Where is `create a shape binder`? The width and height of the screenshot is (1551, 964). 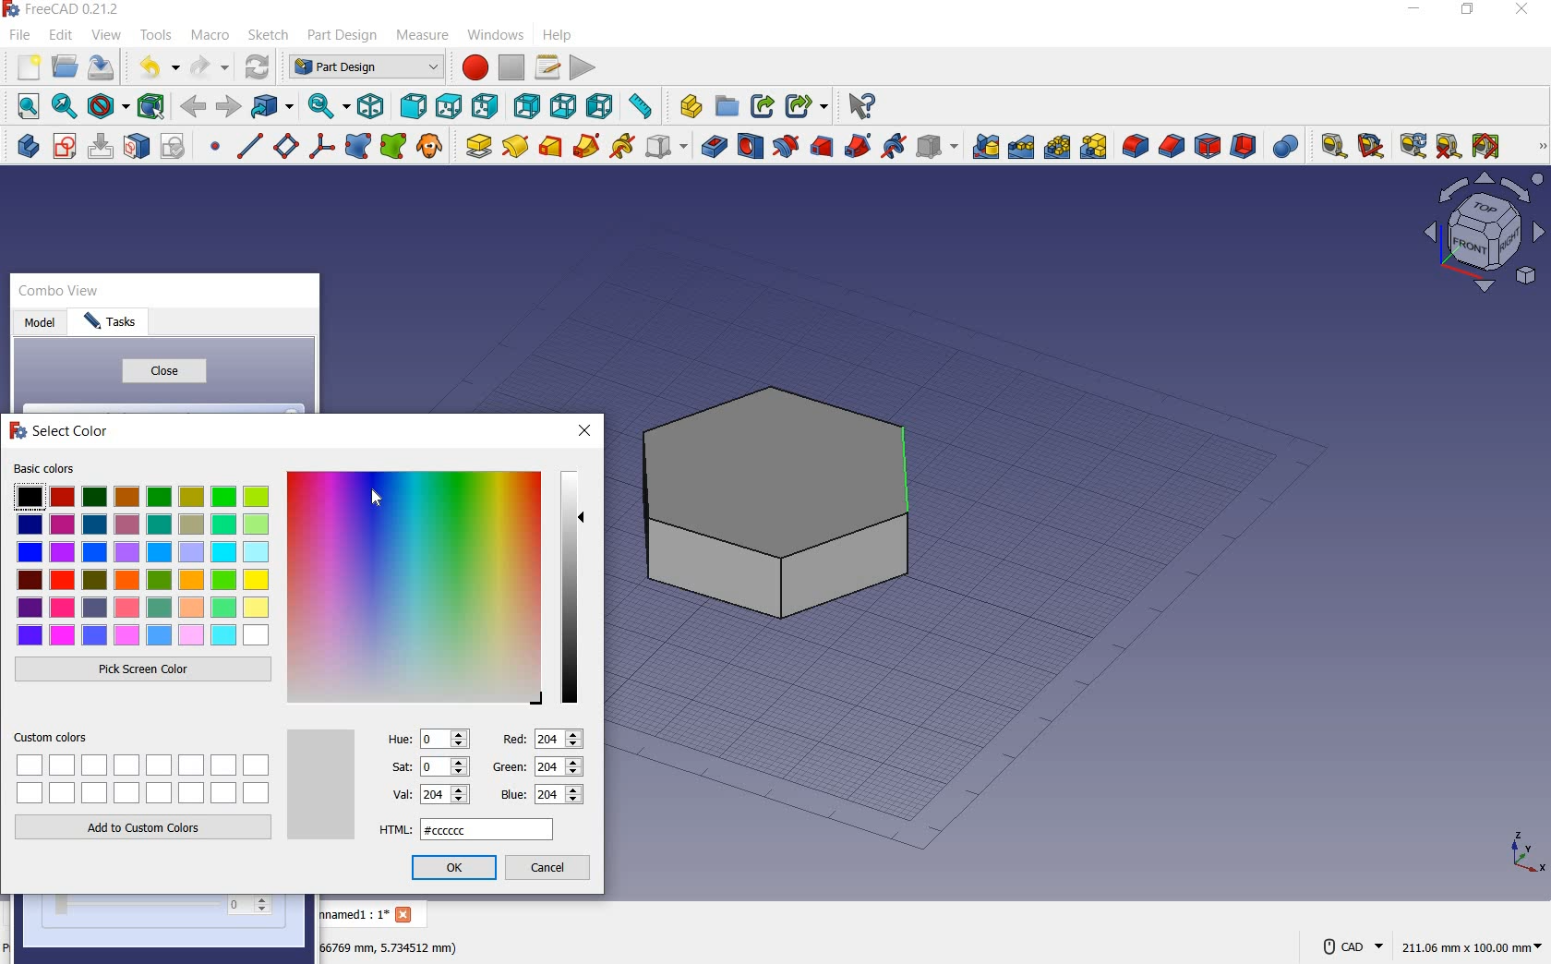 create a shape binder is located at coordinates (358, 148).